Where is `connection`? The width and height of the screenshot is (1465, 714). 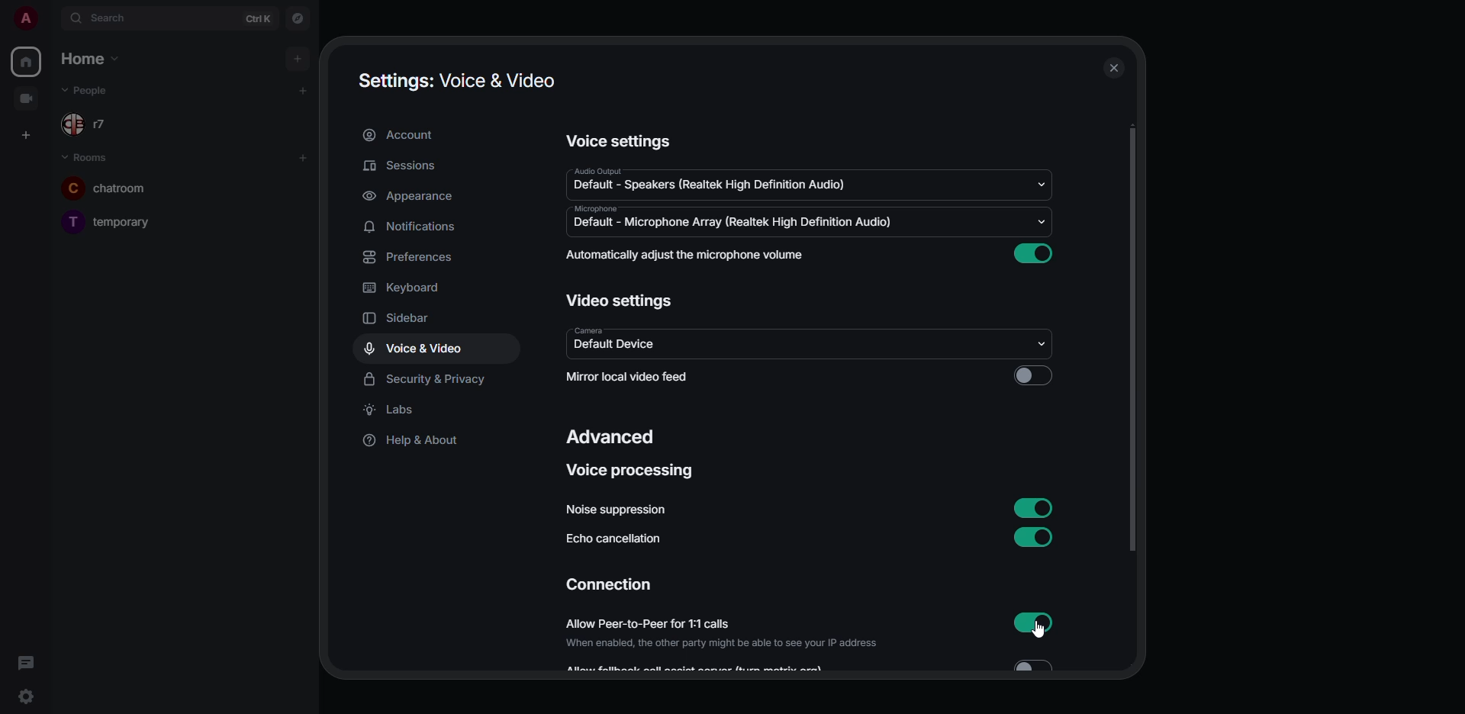 connection is located at coordinates (607, 586).